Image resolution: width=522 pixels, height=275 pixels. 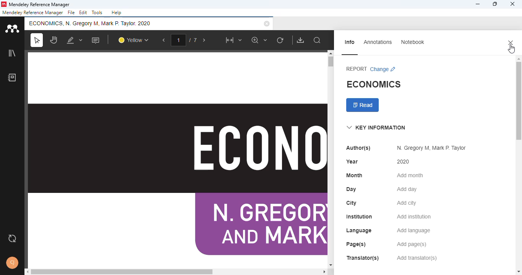 What do you see at coordinates (518, 101) in the screenshot?
I see `vertical scroll bar` at bounding box center [518, 101].